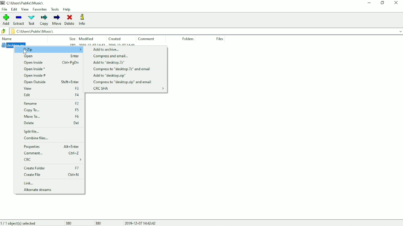 The width and height of the screenshot is (403, 226). I want to click on Create File, so click(52, 175).